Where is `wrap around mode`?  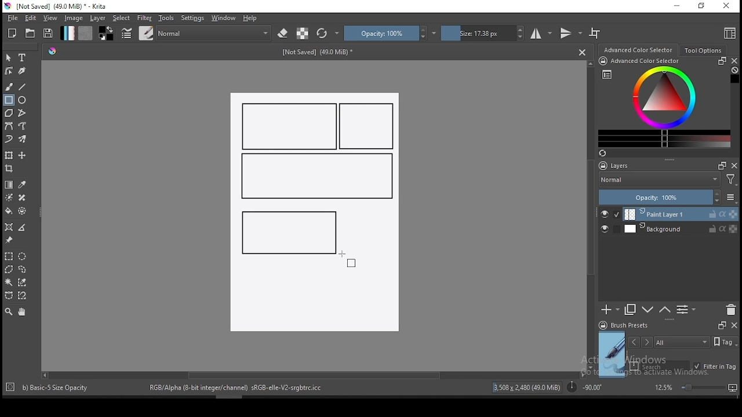 wrap around mode is located at coordinates (595, 33).